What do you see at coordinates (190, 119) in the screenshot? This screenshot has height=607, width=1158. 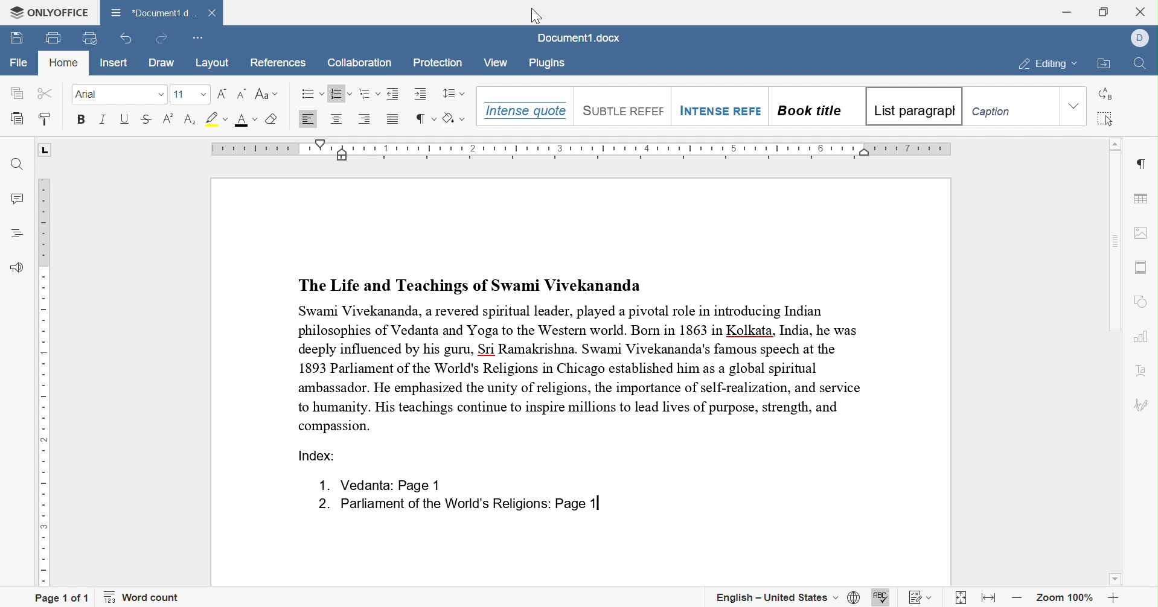 I see `subscript` at bounding box center [190, 119].